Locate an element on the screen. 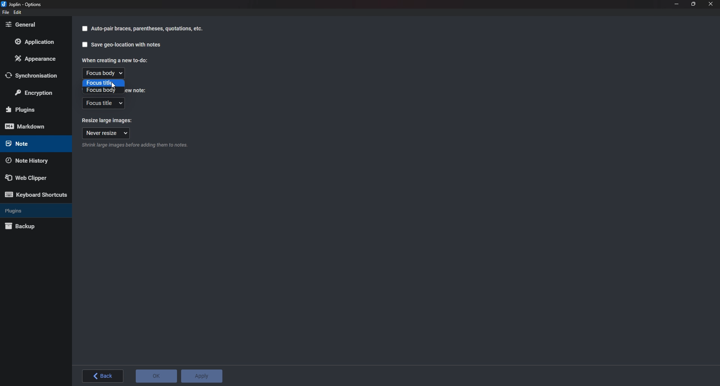 This screenshot has width=720, height=386. cursor is located at coordinates (113, 86).